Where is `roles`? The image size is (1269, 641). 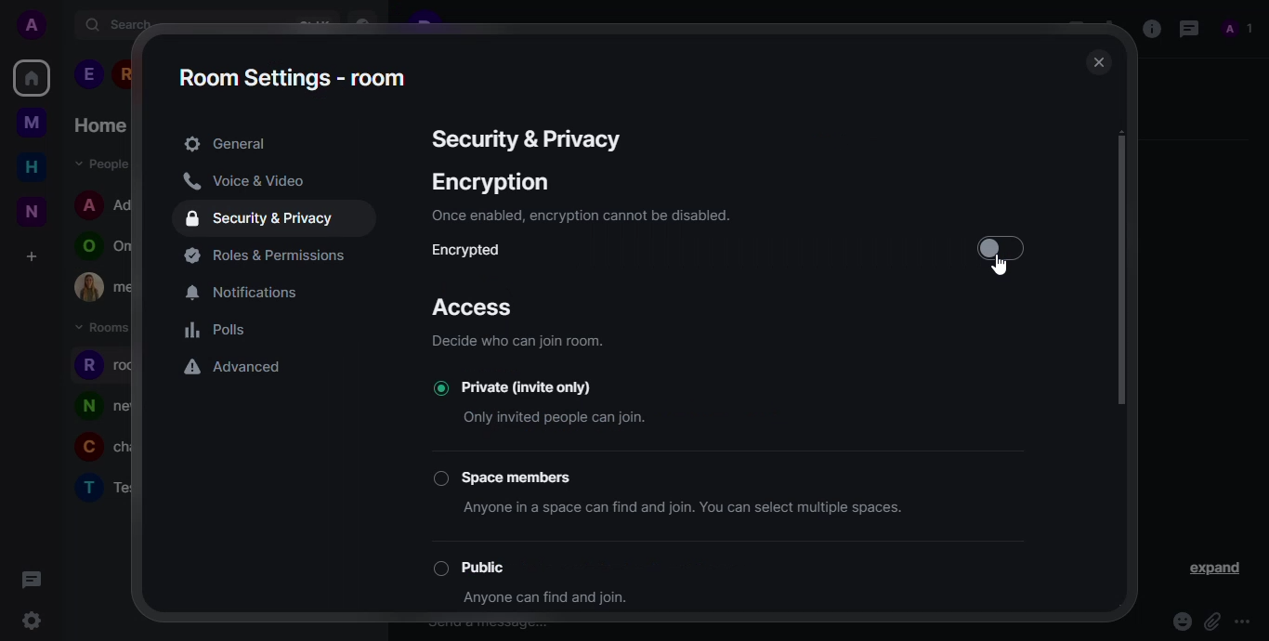
roles is located at coordinates (269, 255).